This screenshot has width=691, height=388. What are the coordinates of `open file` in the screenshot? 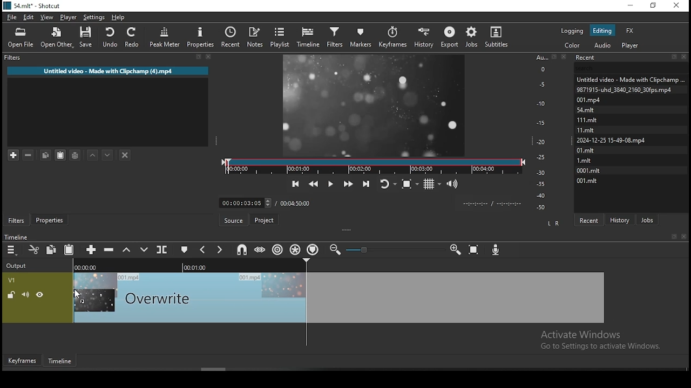 It's located at (21, 37).